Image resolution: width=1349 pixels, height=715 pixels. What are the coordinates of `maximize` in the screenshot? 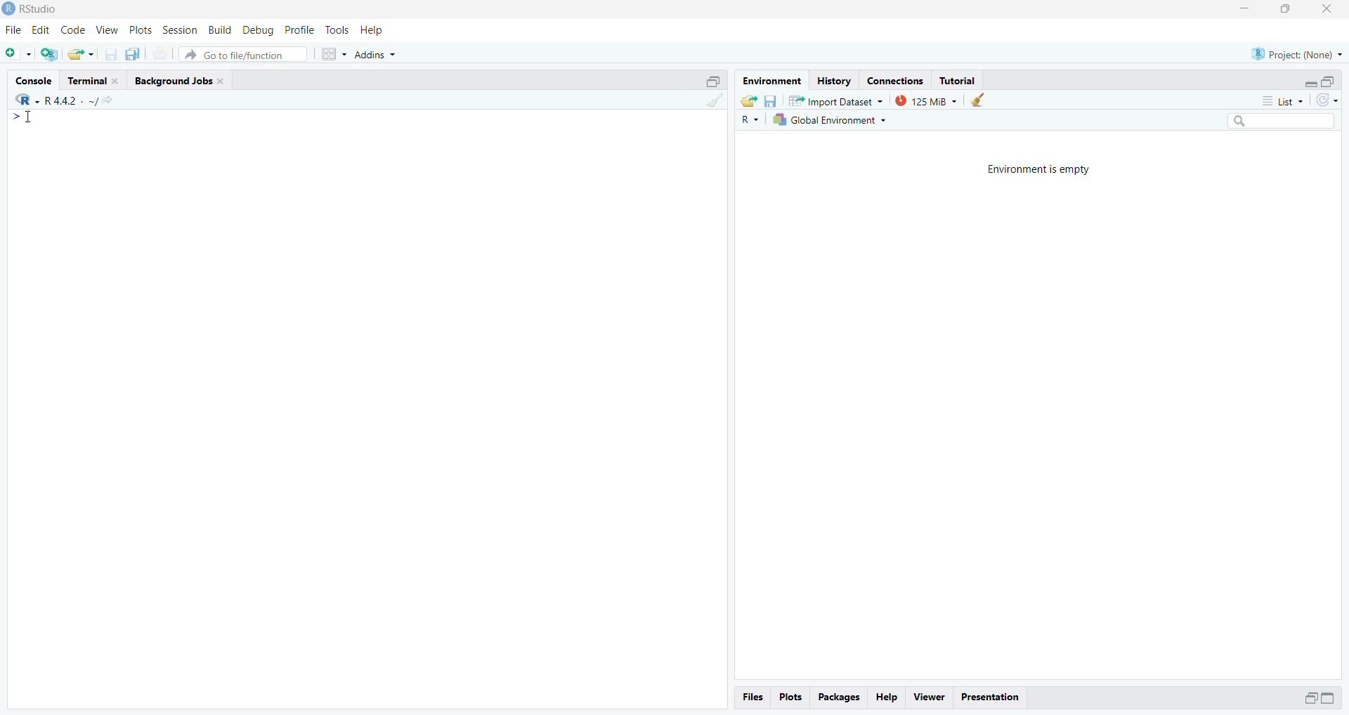 It's located at (1329, 82).